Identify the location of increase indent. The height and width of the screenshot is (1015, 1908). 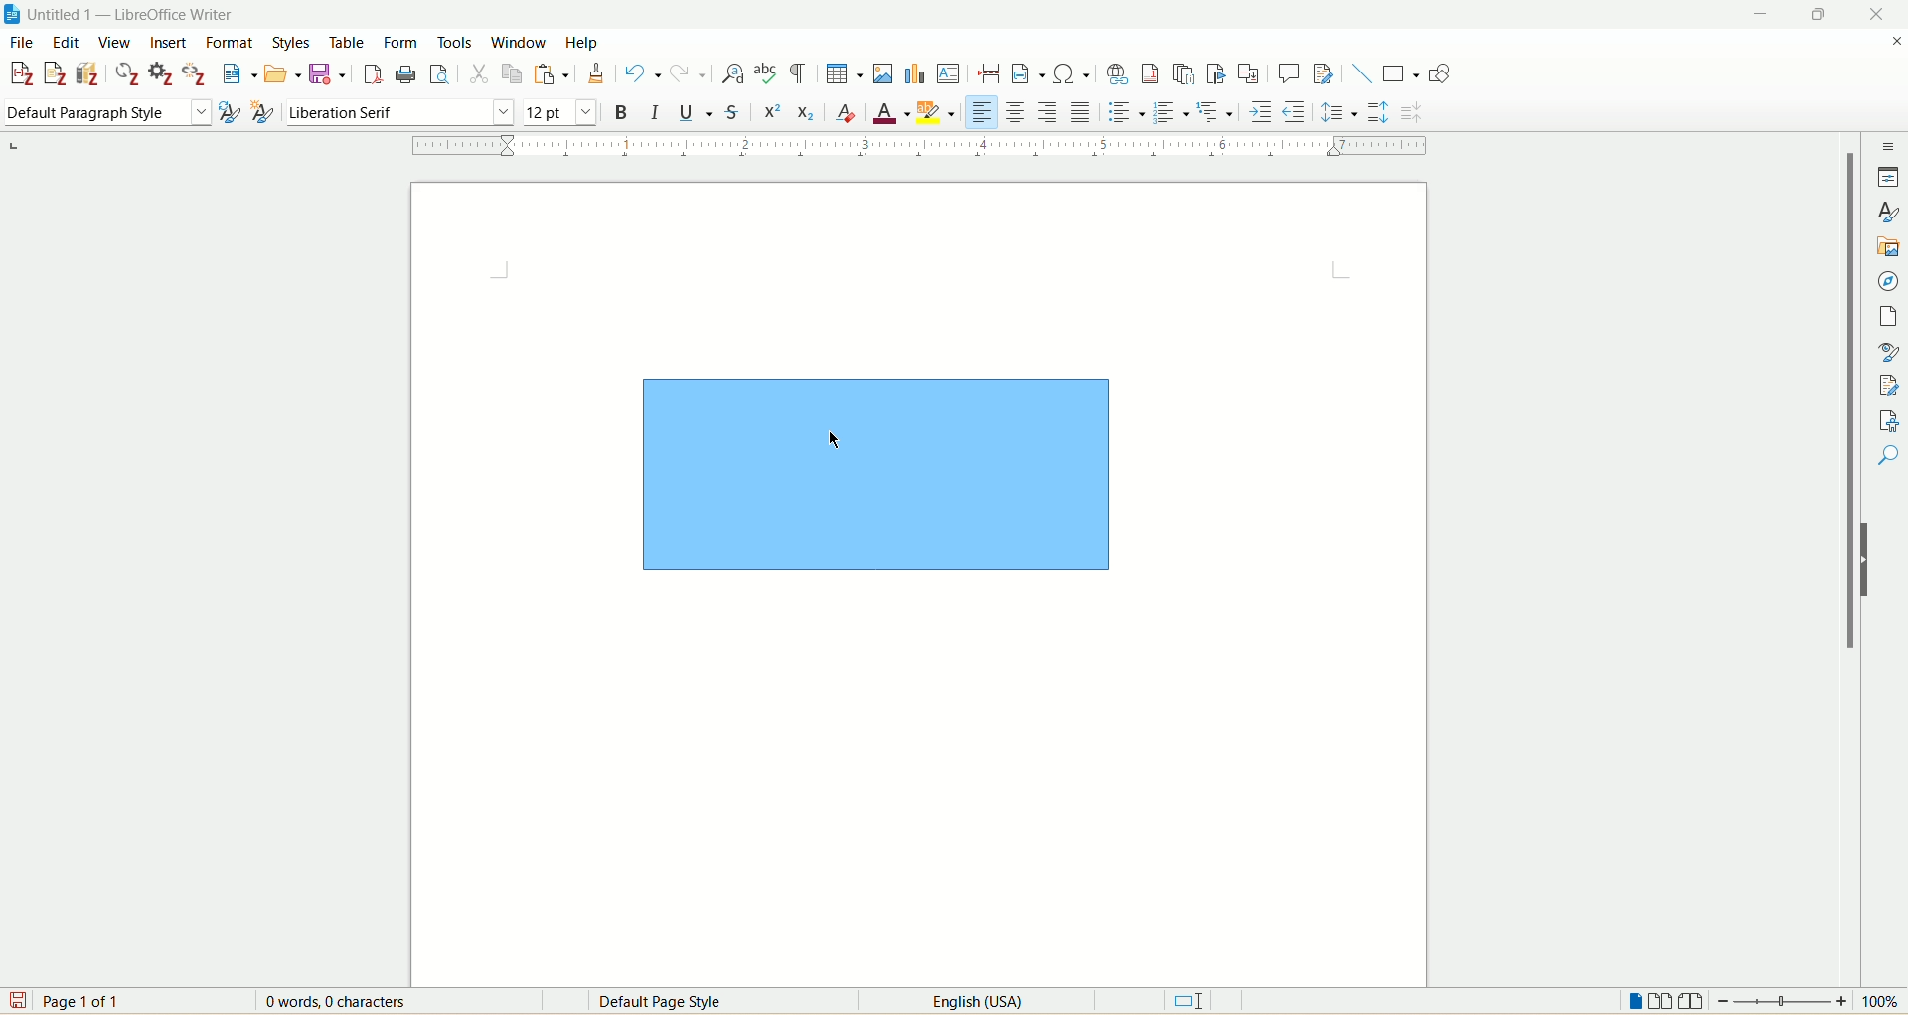
(1261, 110).